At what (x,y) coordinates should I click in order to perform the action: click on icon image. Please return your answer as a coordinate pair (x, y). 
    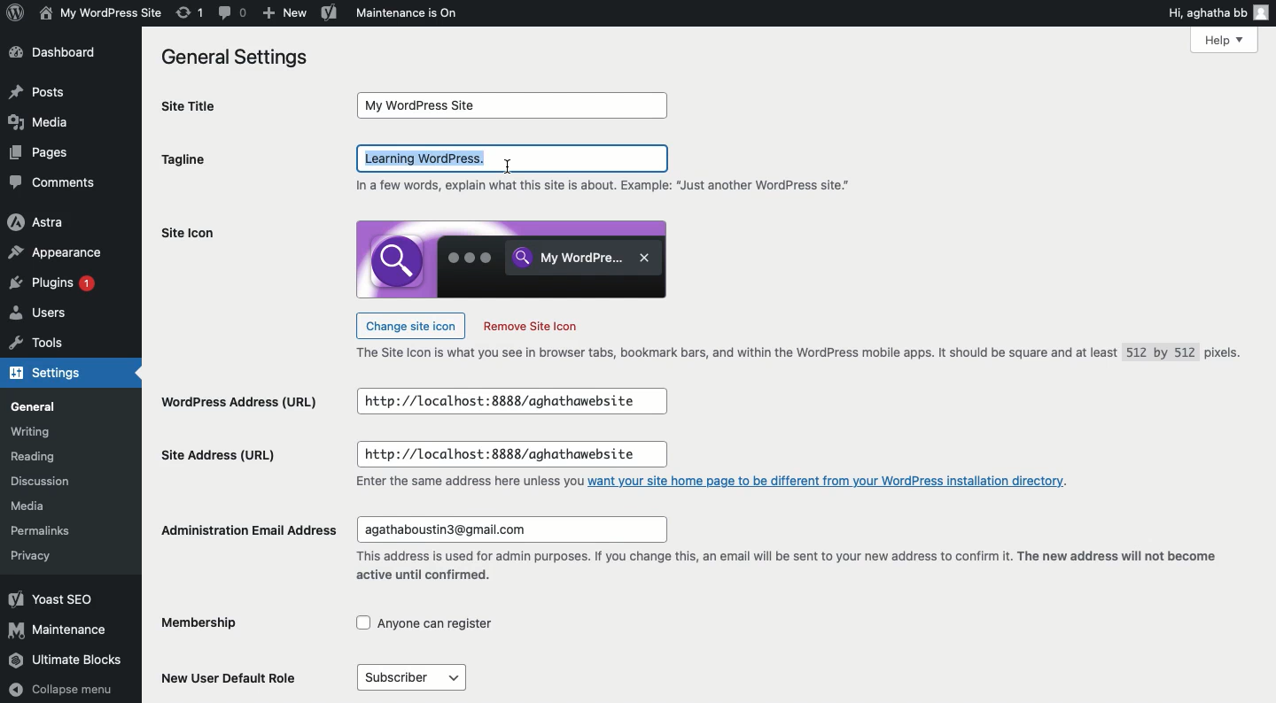
    Looking at the image, I should click on (511, 259).